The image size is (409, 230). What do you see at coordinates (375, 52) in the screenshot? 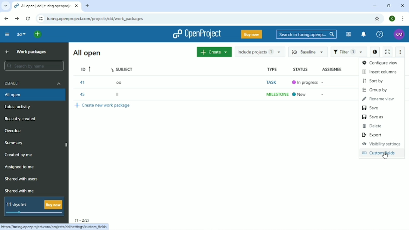
I see `Open details view` at bounding box center [375, 52].